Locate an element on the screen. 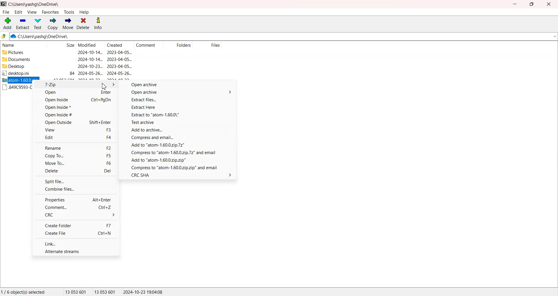 The width and height of the screenshot is (558, 296). CRC is located at coordinates (76, 215).